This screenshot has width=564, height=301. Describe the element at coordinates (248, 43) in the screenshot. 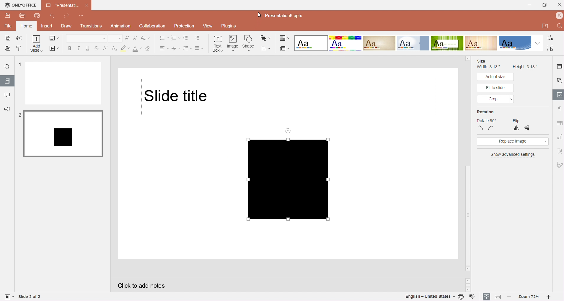

I see `Insert shape` at that location.